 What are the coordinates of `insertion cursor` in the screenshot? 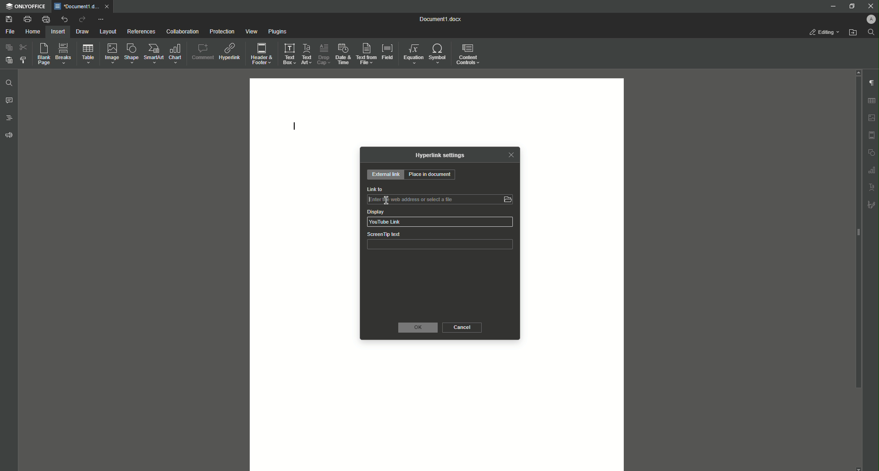 It's located at (386, 199).